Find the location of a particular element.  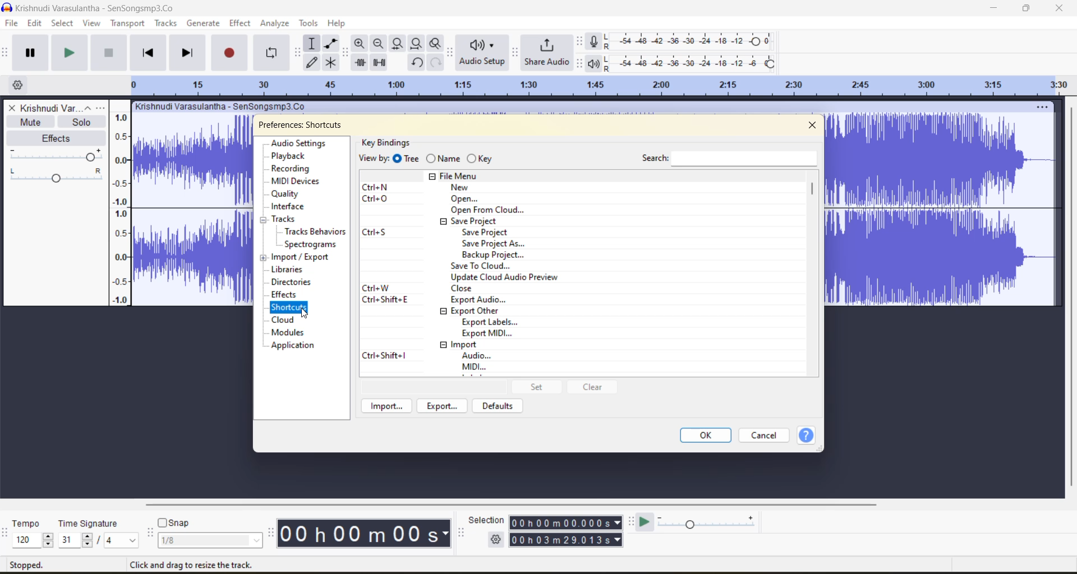

tools toolbar is located at coordinates (296, 53).